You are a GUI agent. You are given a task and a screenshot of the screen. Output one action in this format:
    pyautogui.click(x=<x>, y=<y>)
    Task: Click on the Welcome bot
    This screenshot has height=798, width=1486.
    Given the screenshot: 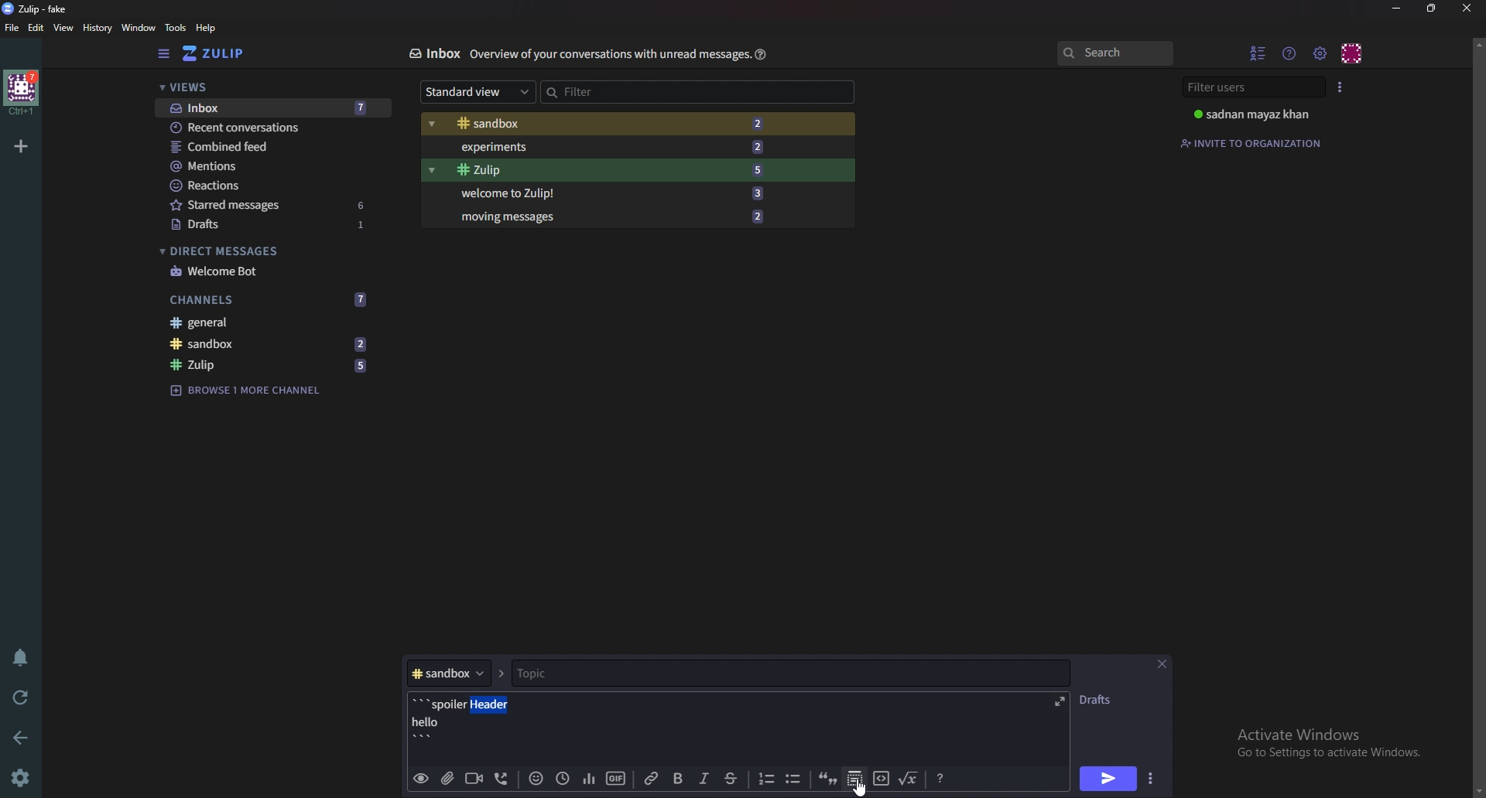 What is the action you would take?
    pyautogui.click(x=268, y=272)
    